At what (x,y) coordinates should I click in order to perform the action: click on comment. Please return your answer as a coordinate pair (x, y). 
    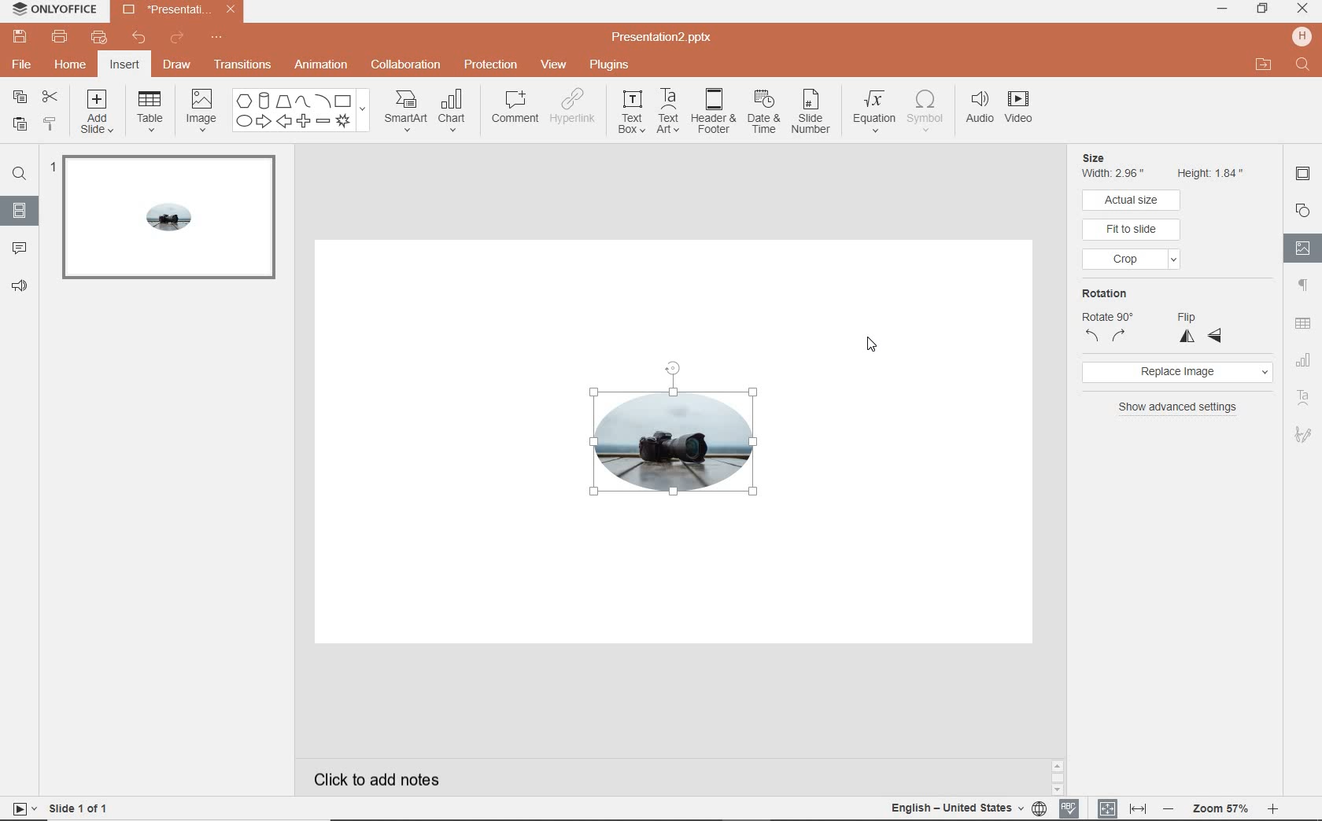
    Looking at the image, I should click on (20, 249).